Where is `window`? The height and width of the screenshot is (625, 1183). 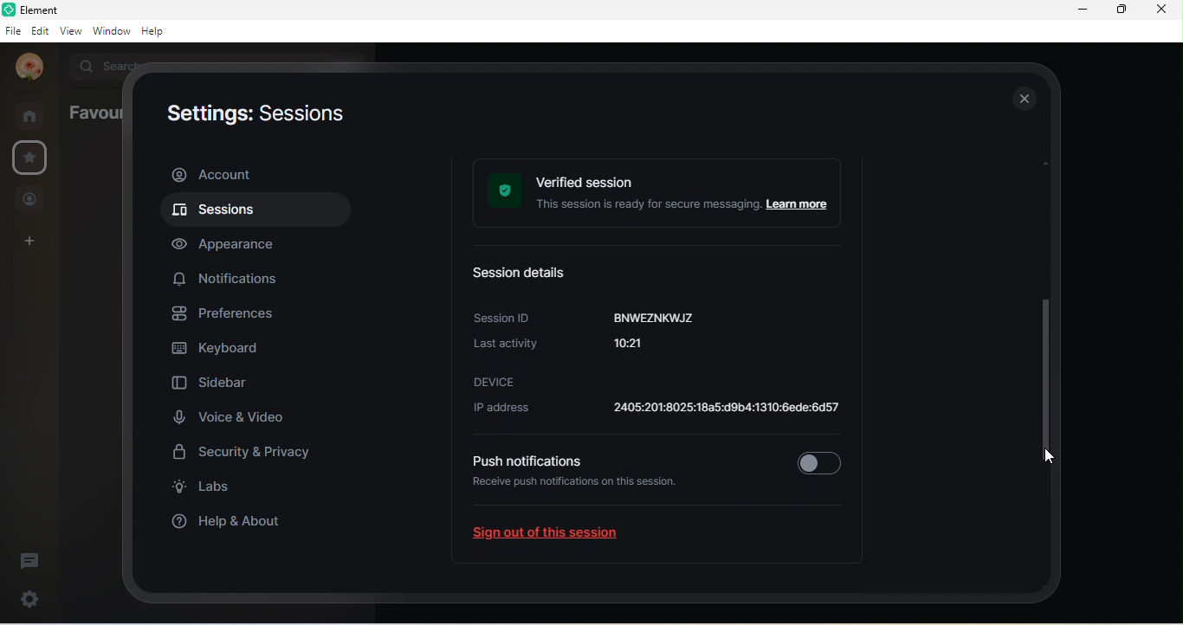 window is located at coordinates (111, 30).